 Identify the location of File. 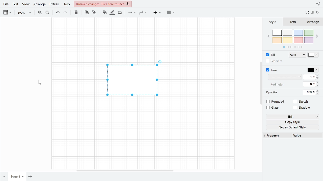
(6, 5).